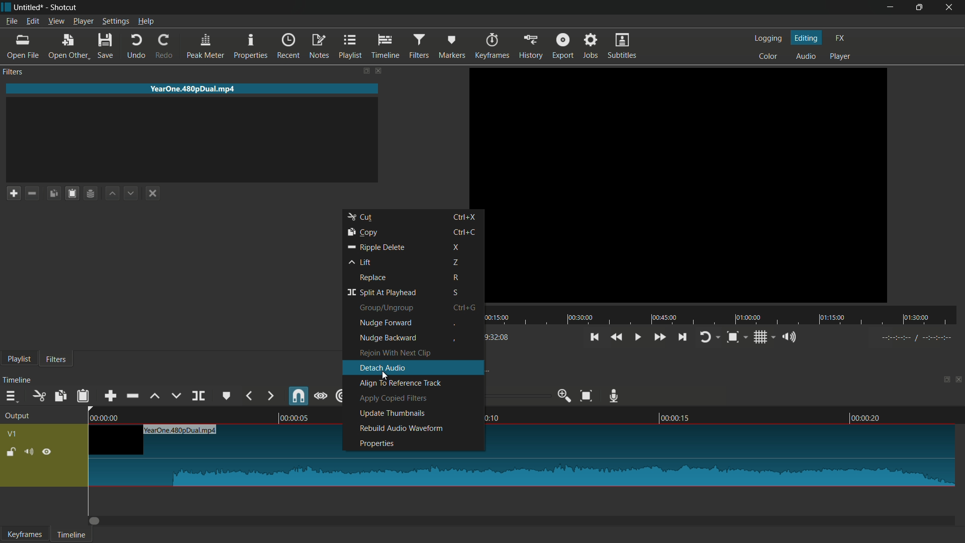 The height and width of the screenshot is (543, 965). Describe the element at coordinates (831, 318) in the screenshot. I see `01:15:00` at that location.